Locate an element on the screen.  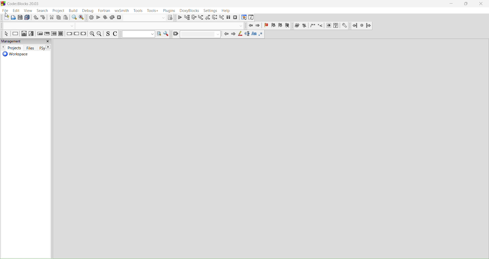
clear is located at coordinates (197, 35).